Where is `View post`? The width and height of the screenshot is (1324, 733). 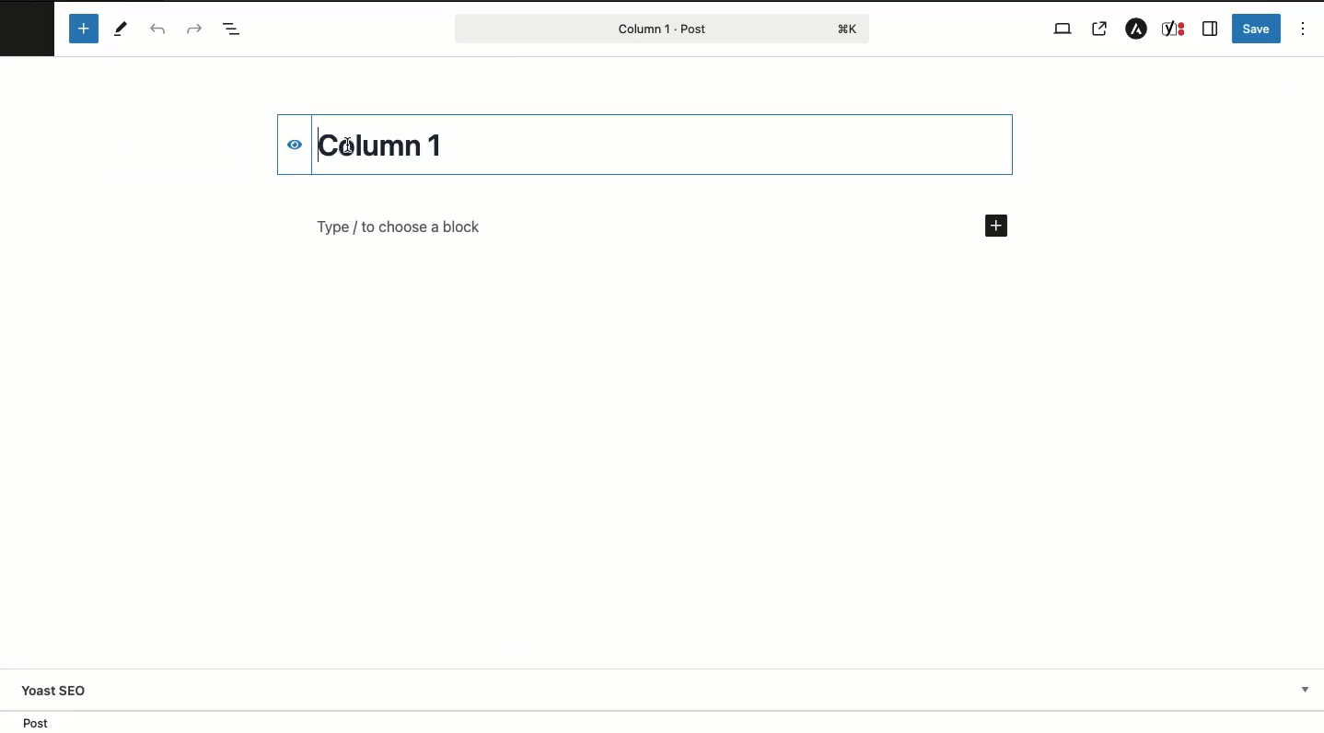 View post is located at coordinates (1102, 29).